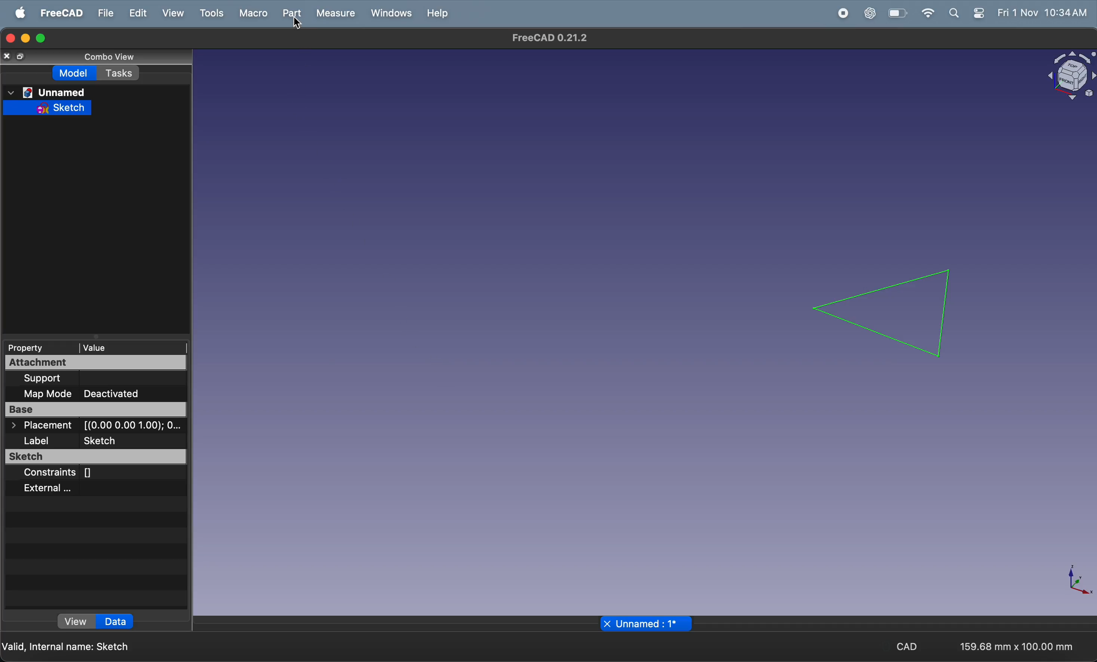 This screenshot has height=662, width=1097. I want to click on freecad, so click(61, 13).